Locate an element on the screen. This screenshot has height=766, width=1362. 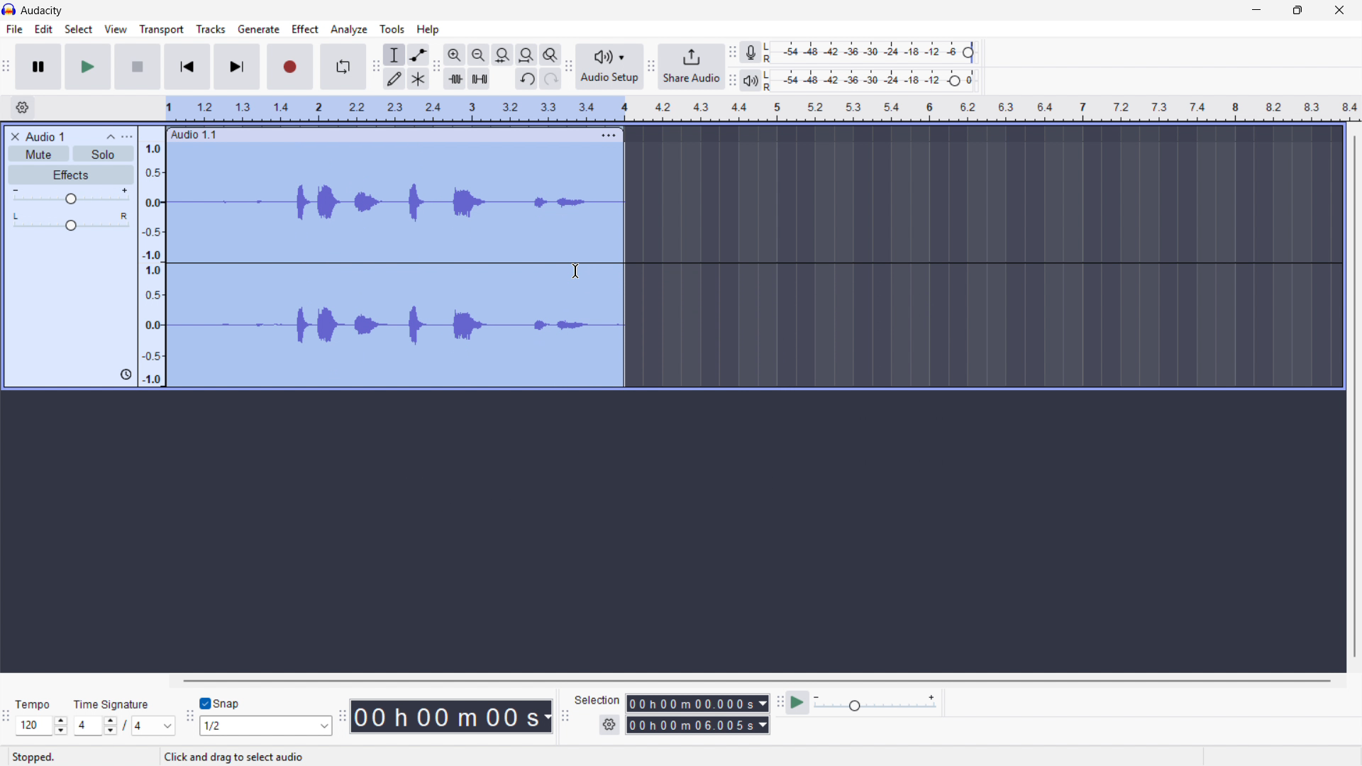
Recording metre is located at coordinates (751, 52).